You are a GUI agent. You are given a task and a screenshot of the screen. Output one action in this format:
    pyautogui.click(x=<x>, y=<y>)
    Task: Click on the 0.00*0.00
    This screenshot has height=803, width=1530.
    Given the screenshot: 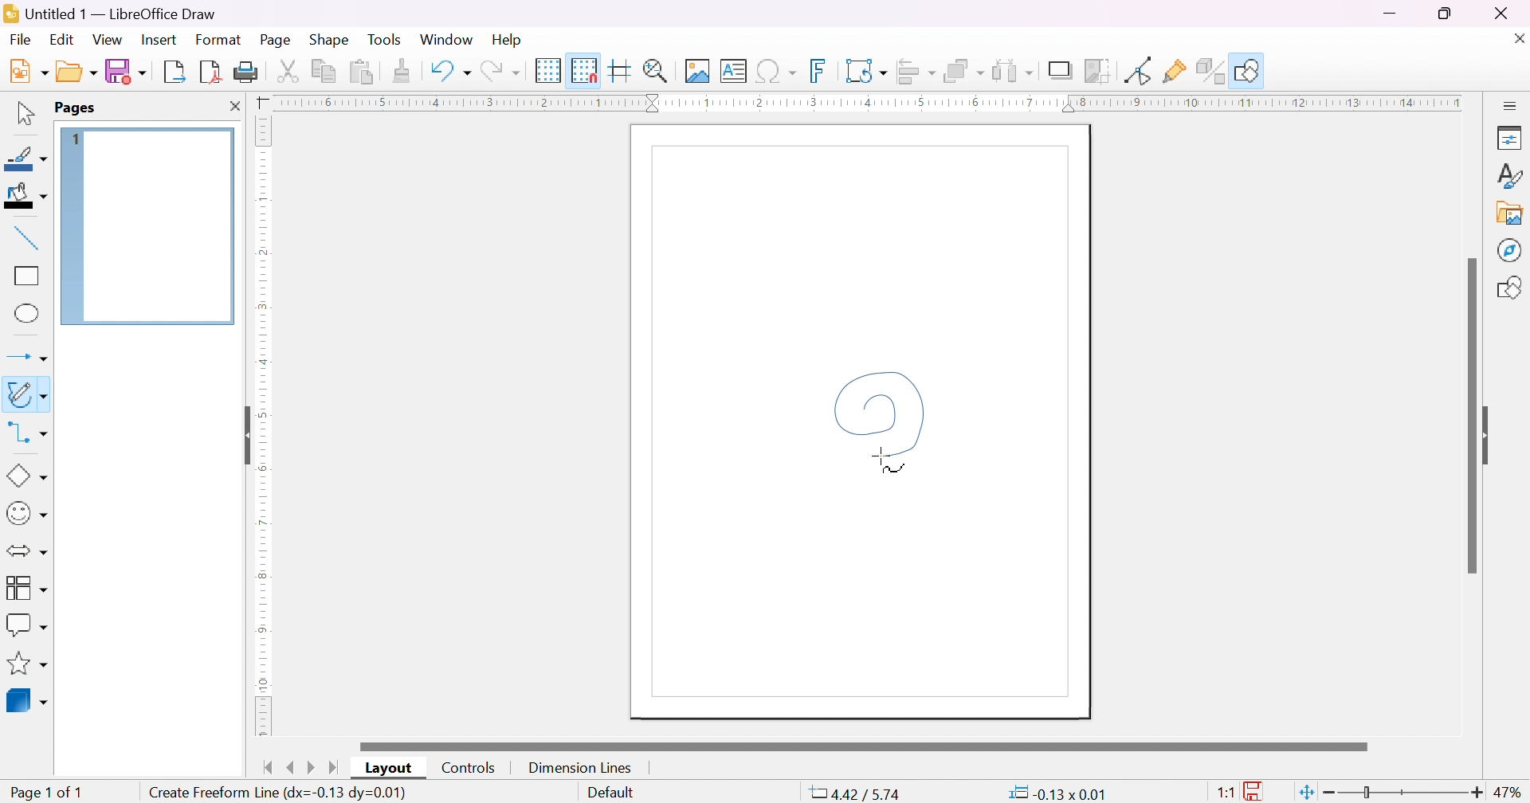 What is the action you would take?
    pyautogui.click(x=1057, y=792)
    